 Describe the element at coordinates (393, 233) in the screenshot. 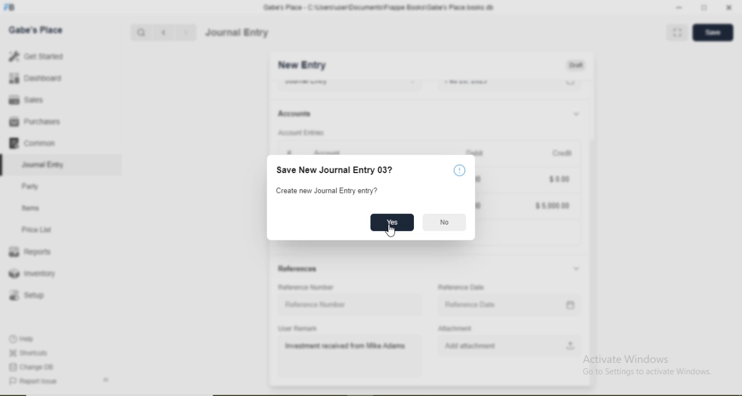

I see `Cursor` at that location.